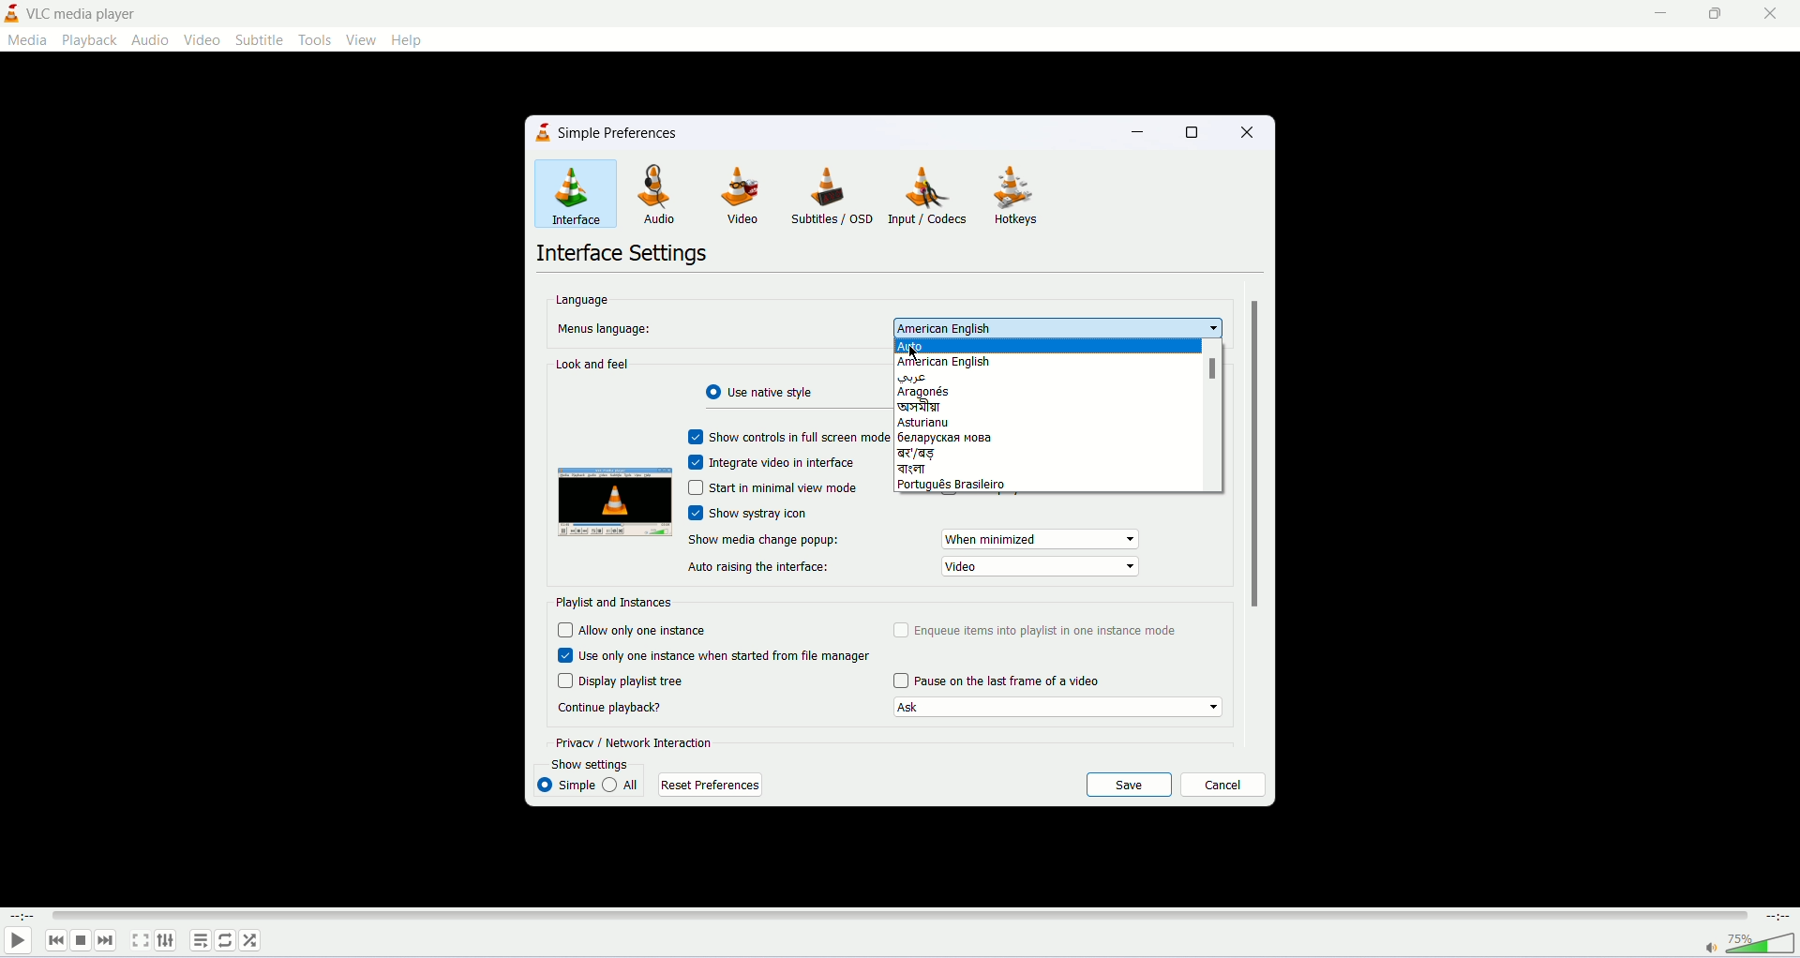 The width and height of the screenshot is (1800, 958). I want to click on view, so click(361, 39).